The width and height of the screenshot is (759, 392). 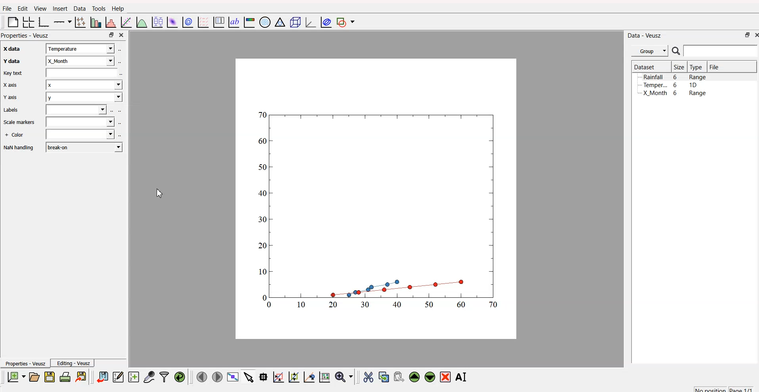 What do you see at coordinates (82, 86) in the screenshot?
I see `x` at bounding box center [82, 86].